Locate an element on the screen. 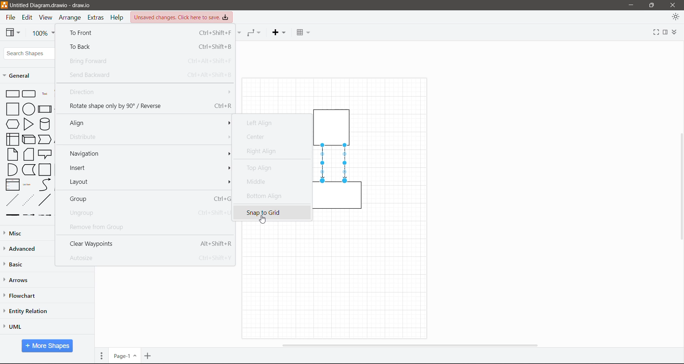 The height and width of the screenshot is (364, 684). Square is located at coordinates (12, 109).